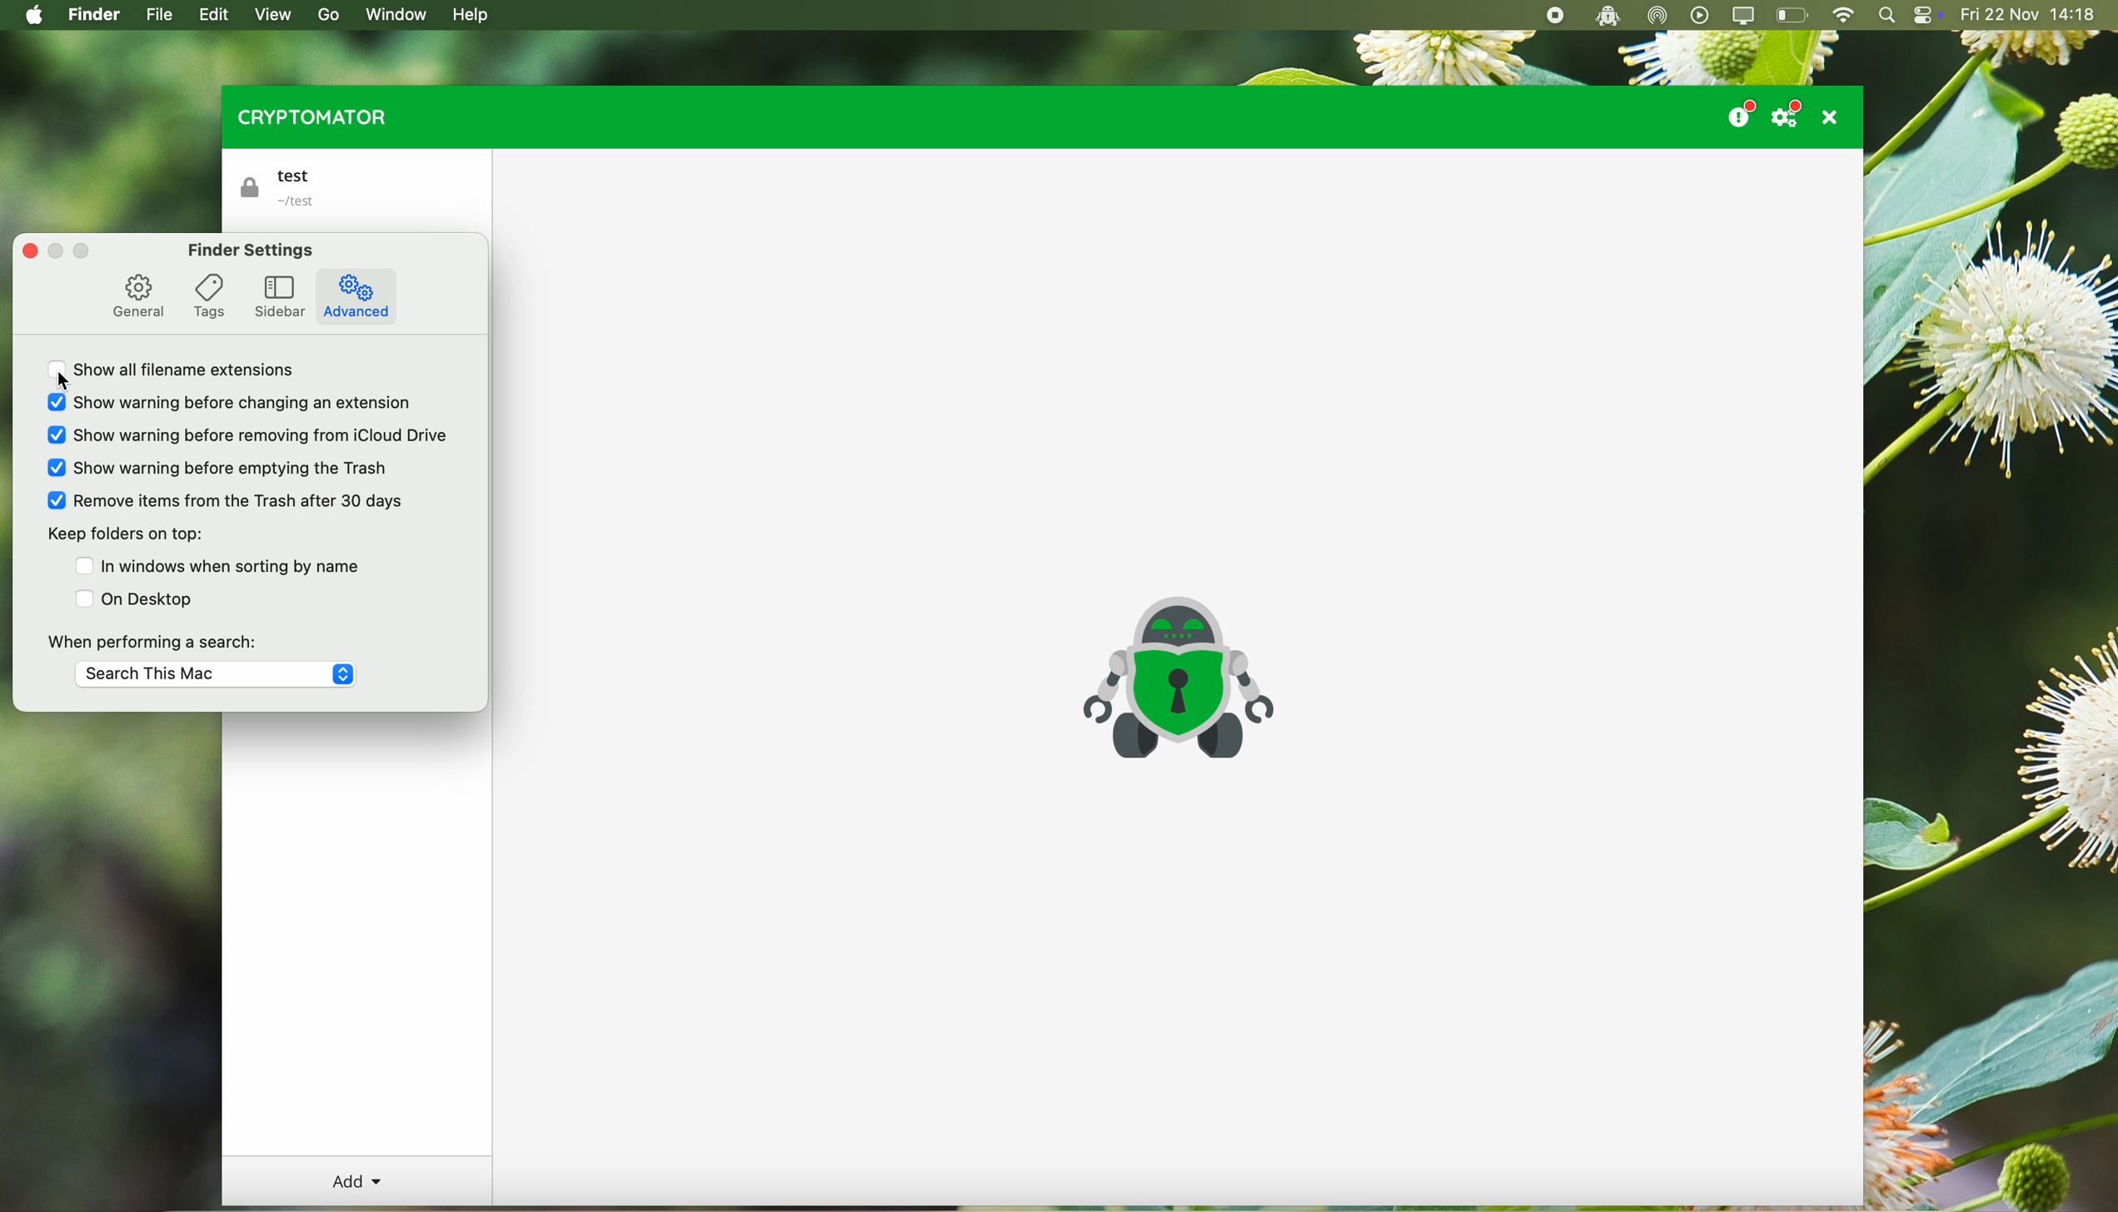 The width and height of the screenshot is (2118, 1212). I want to click on Search This Mac, so click(216, 676).